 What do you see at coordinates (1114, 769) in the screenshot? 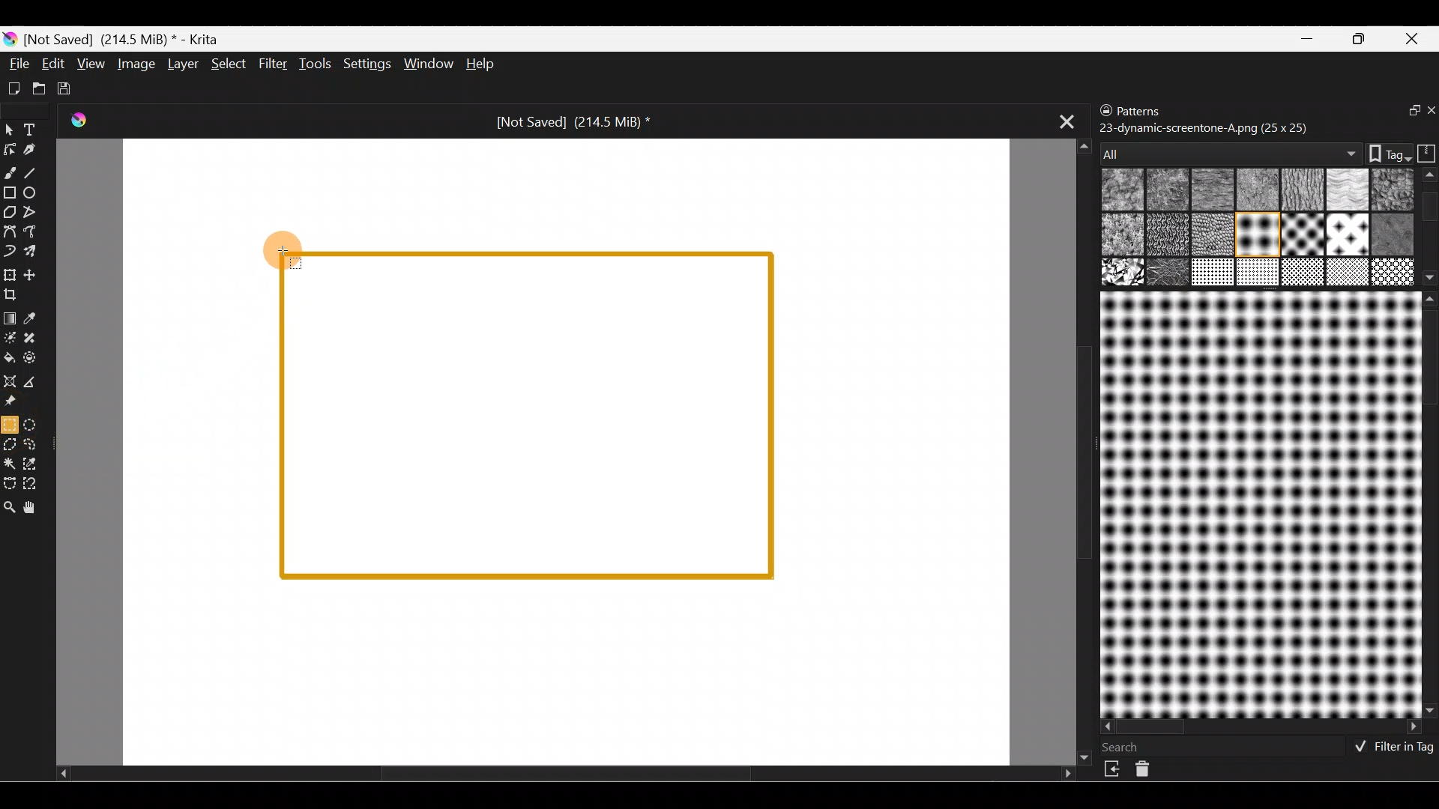
I see `Import resource` at bounding box center [1114, 769].